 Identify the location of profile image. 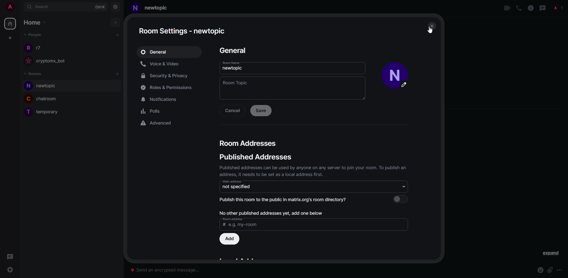
(28, 98).